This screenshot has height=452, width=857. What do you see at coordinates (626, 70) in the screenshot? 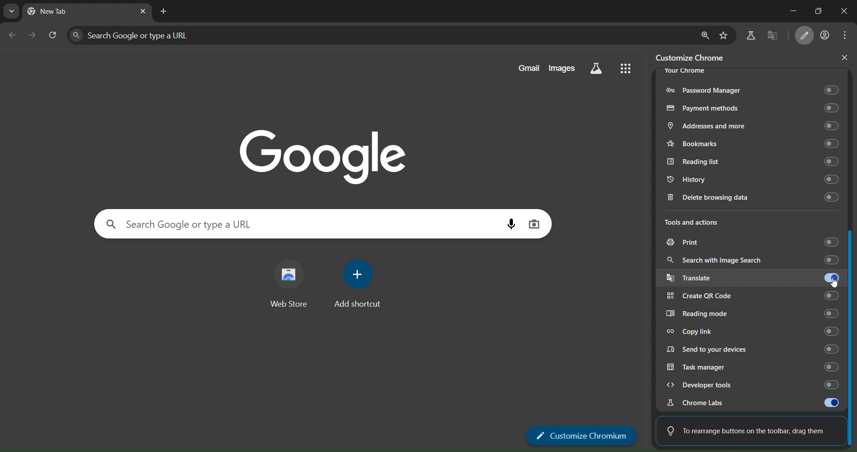
I see `menu` at bounding box center [626, 70].